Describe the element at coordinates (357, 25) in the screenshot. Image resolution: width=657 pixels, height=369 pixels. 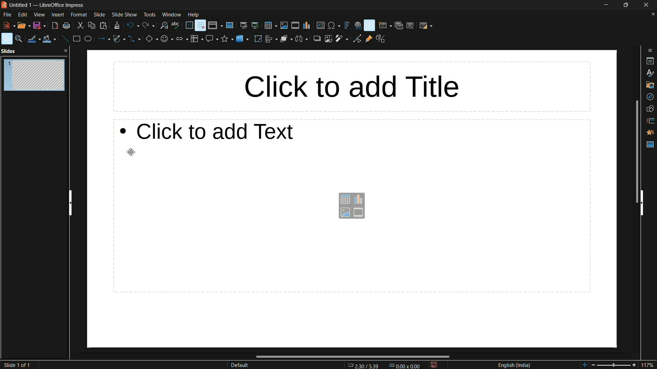
I see `insert hyperlink` at that location.